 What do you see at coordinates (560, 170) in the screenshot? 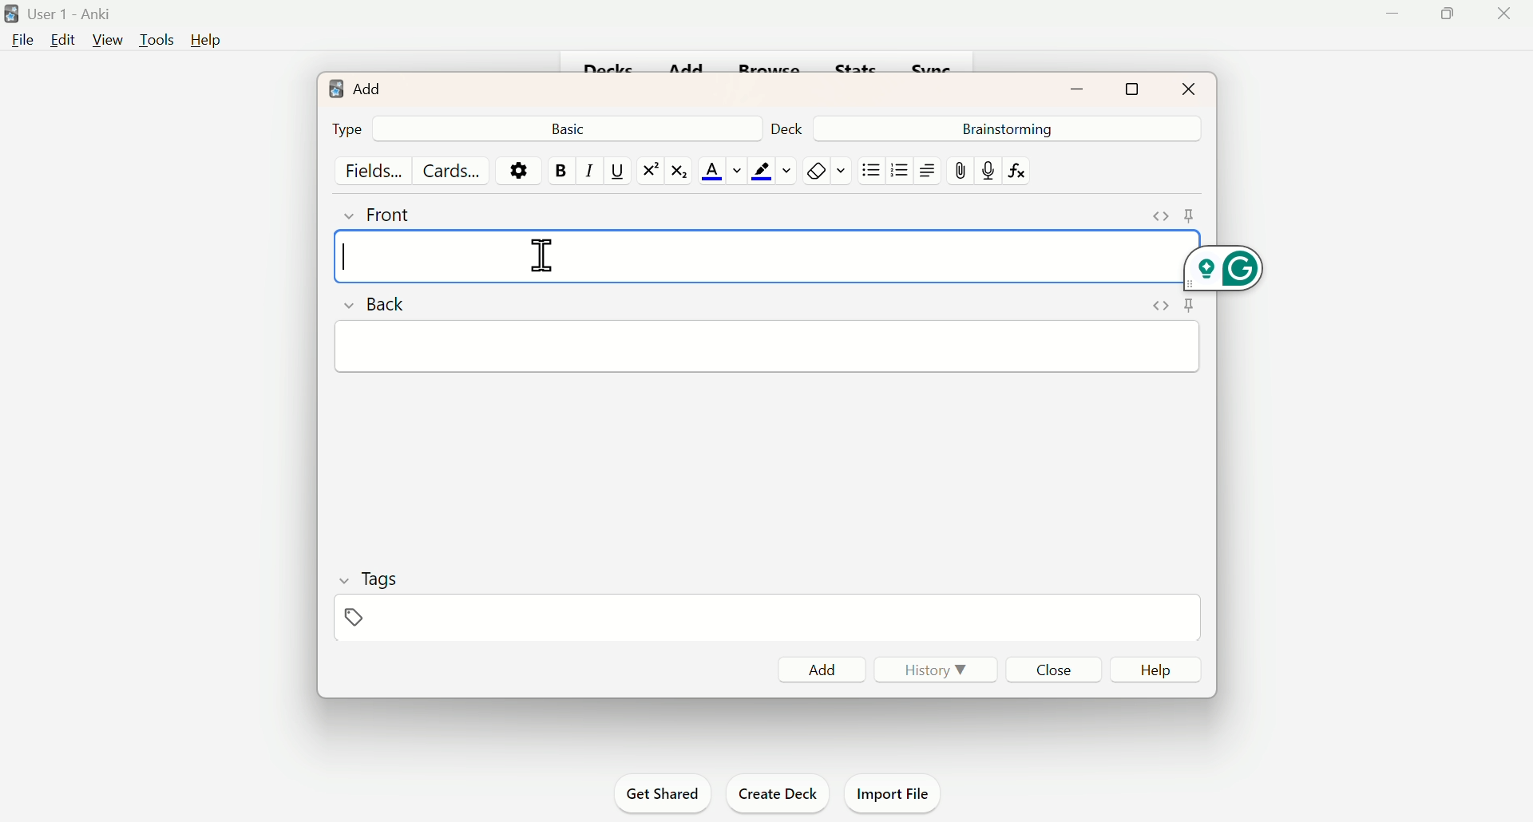
I see `Bold` at bounding box center [560, 170].